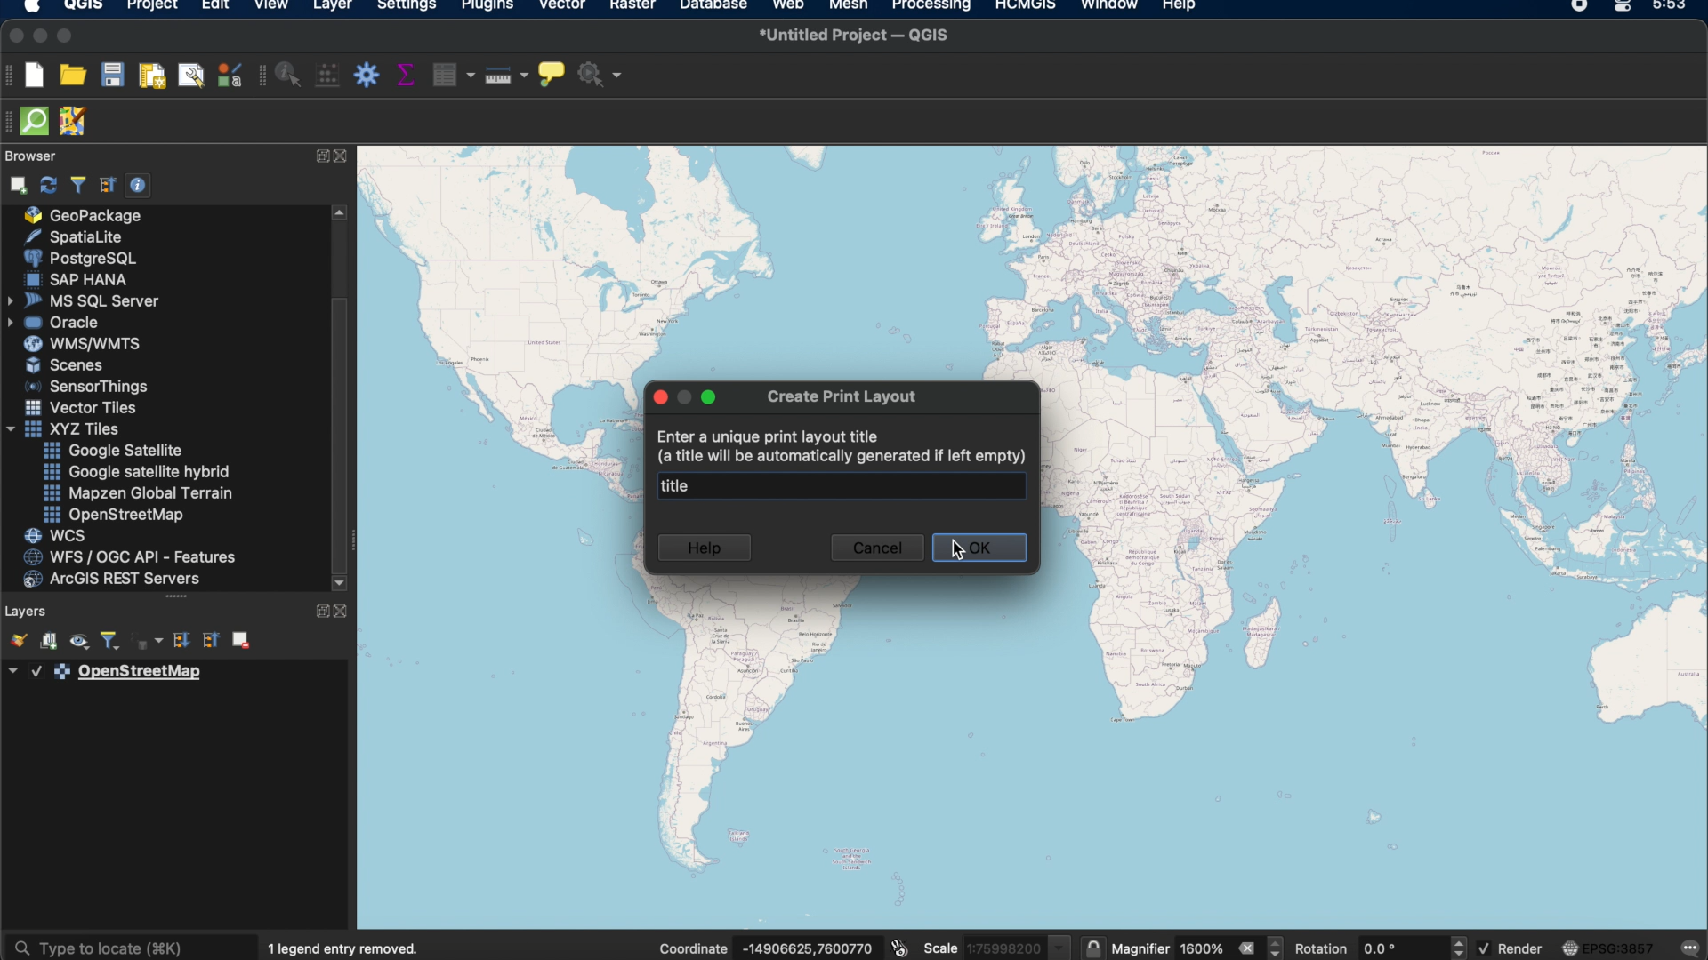  Describe the element at coordinates (81, 258) in the screenshot. I see `poster sql` at that location.